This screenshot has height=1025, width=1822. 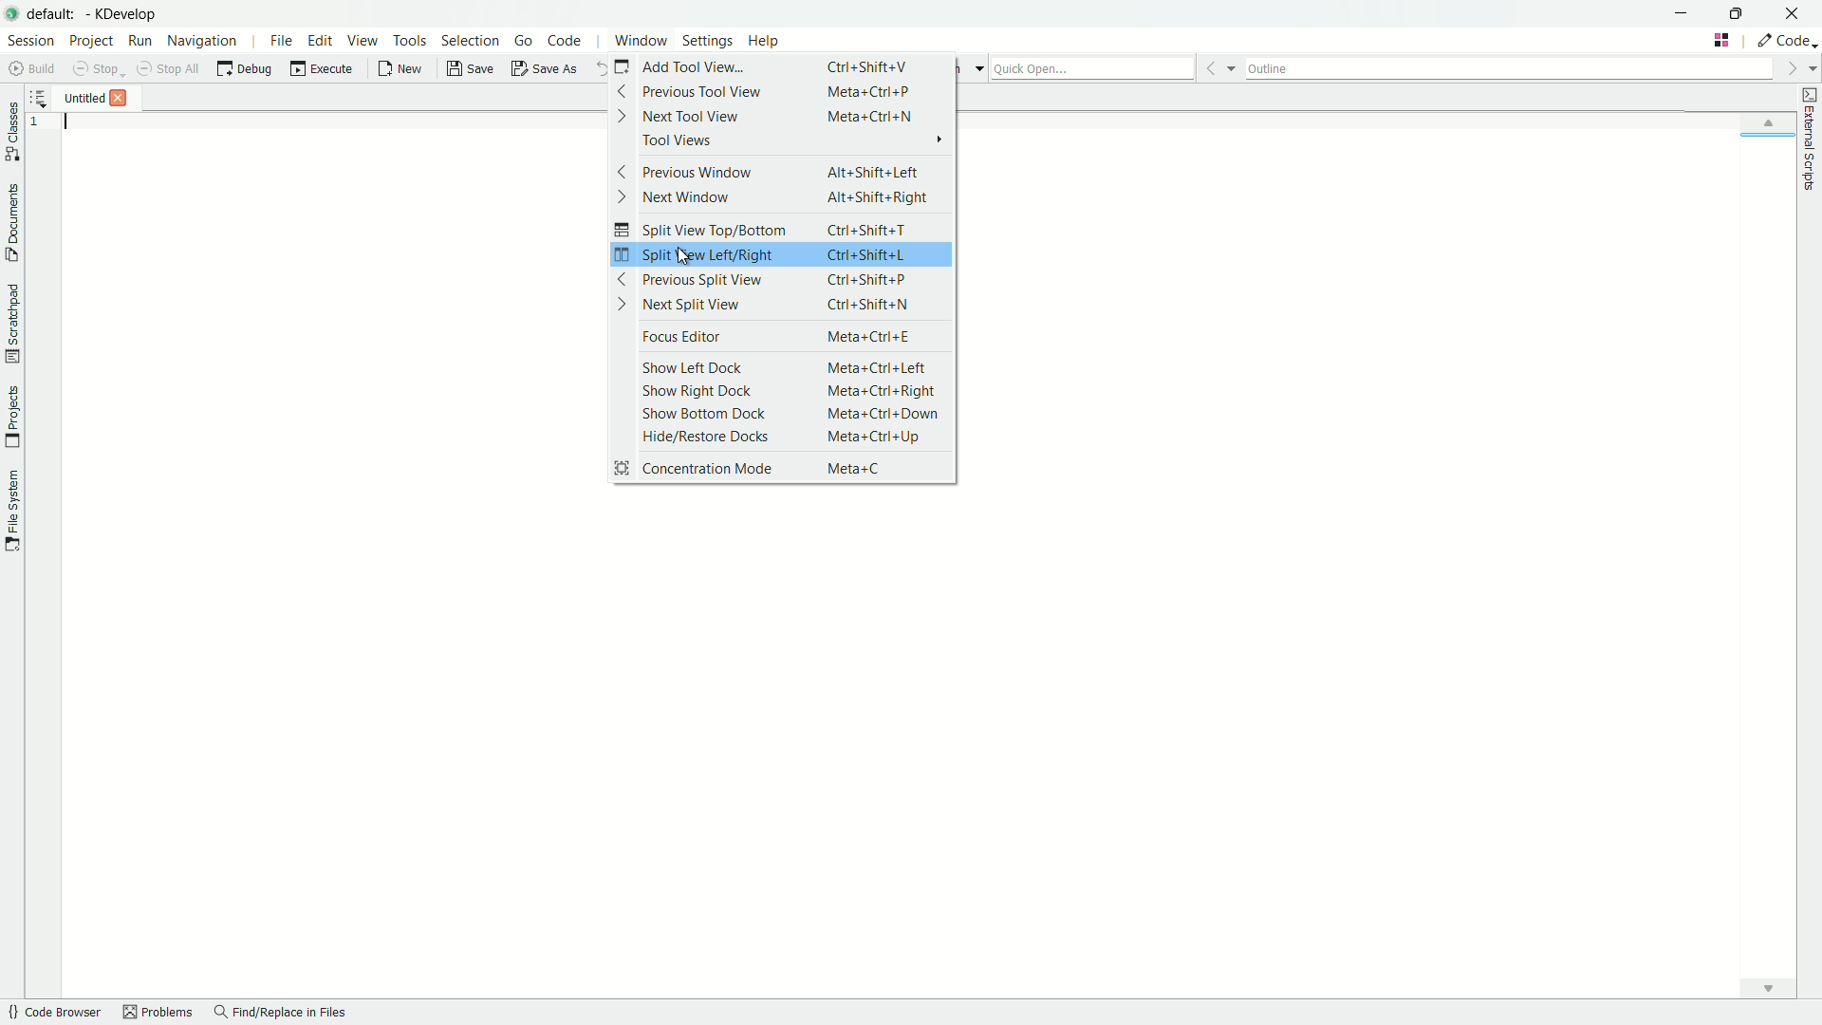 I want to click on split view top/bottom, so click(x=703, y=228).